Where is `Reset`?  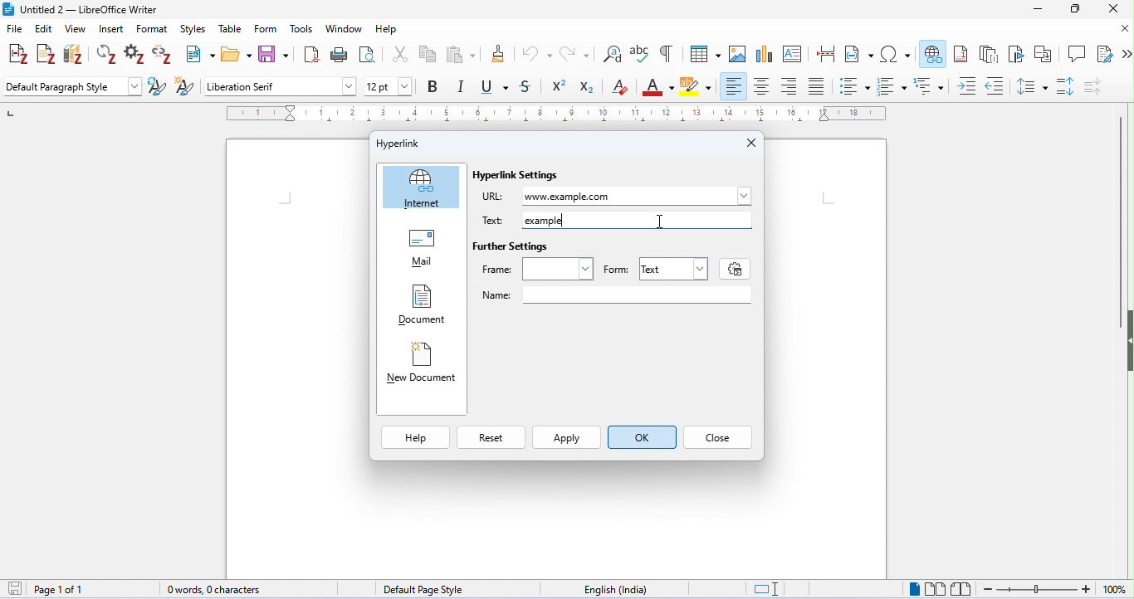
Reset is located at coordinates (496, 436).